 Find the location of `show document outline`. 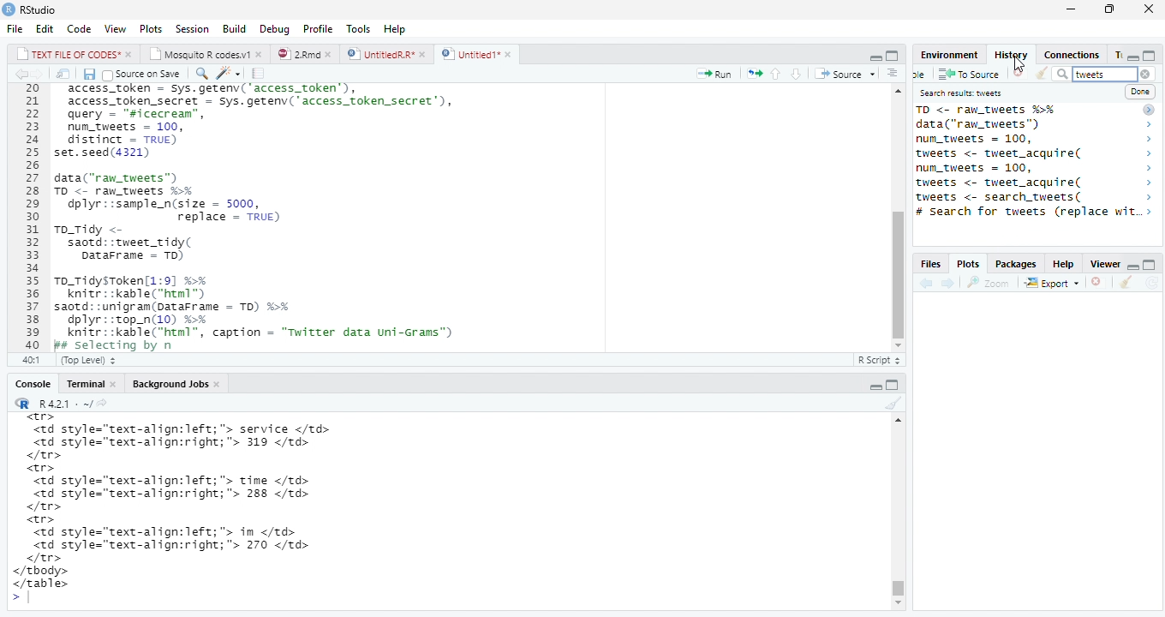

show document outline is located at coordinates (896, 72).